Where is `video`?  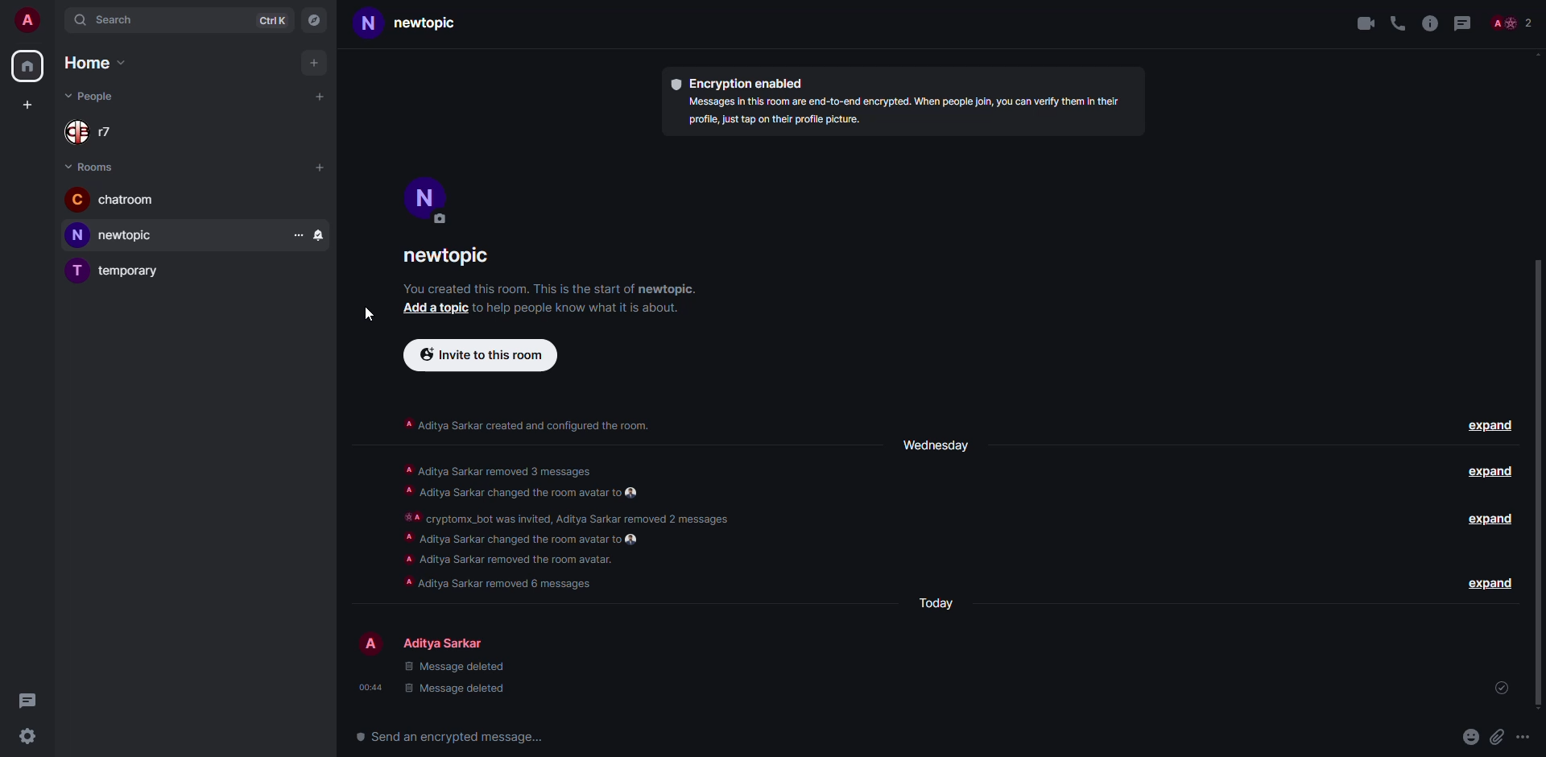 video is located at coordinates (1362, 25).